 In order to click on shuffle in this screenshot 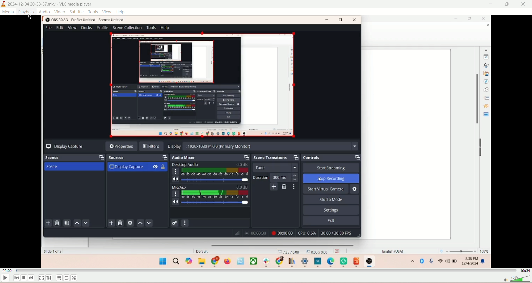, I will do `click(76, 277)`.